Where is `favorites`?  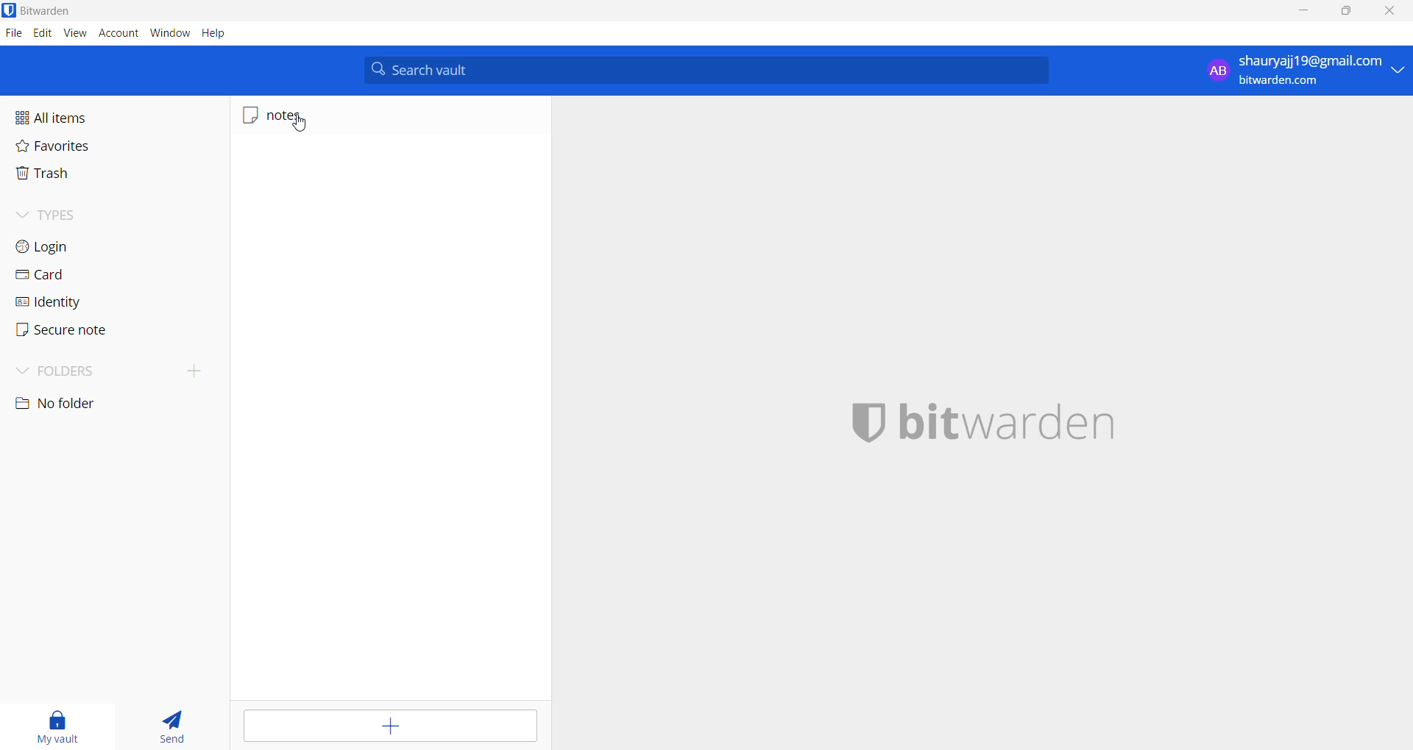
favorites is located at coordinates (68, 147).